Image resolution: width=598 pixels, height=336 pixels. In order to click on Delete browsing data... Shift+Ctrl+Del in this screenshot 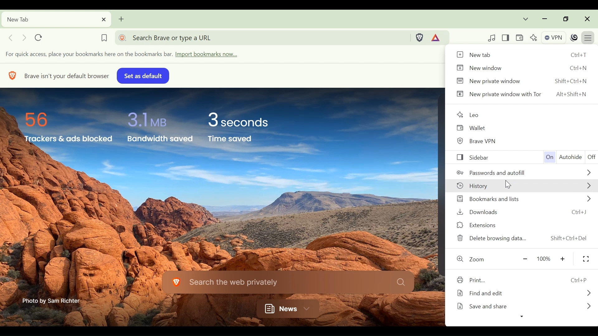, I will do `click(523, 239)`.